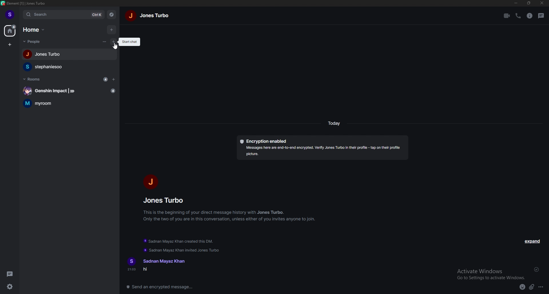 The height and width of the screenshot is (294, 549). Describe the element at coordinates (228, 216) in the screenshot. I see `This is the beginning of your direct message history with Jones Turbo.  Only the two of you are in this conversation, unless either of you invites anyone to join.` at that location.